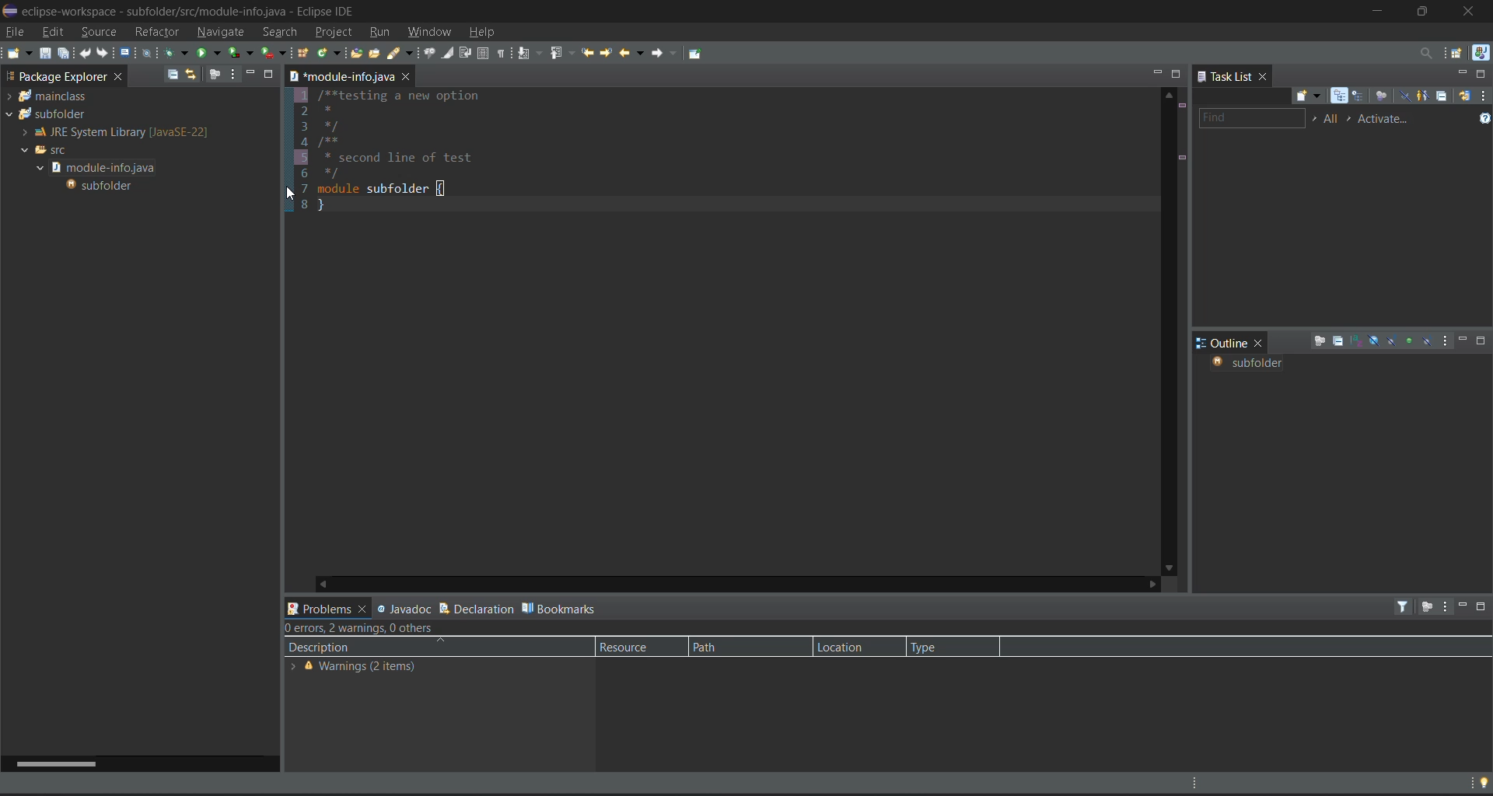 The image size is (1493, 796). Describe the element at coordinates (404, 607) in the screenshot. I see `javadoc` at that location.